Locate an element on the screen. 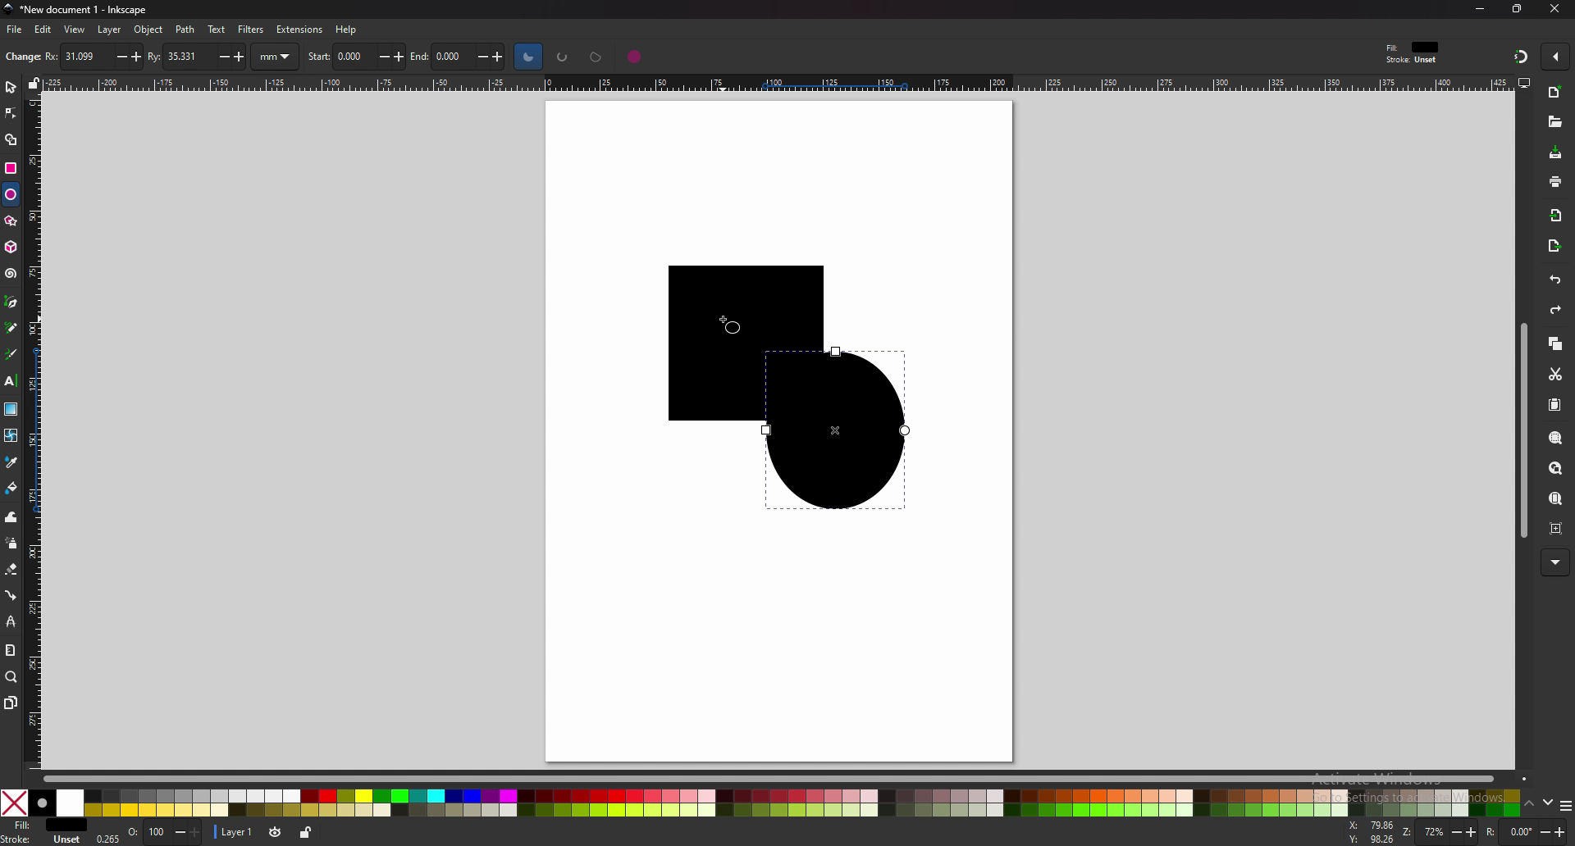 Image resolution: width=1575 pixels, height=846 pixels. toggle visibility is located at coordinates (276, 832).